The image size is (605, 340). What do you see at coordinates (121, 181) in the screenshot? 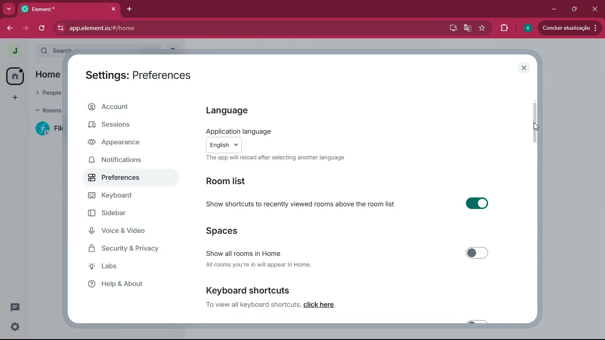
I see `preferences` at bounding box center [121, 181].